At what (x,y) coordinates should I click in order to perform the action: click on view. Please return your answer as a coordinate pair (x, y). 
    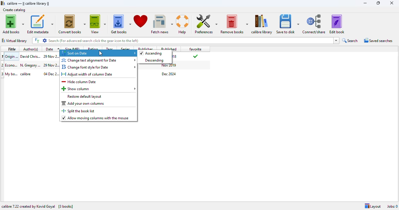
    Looking at the image, I should click on (98, 24).